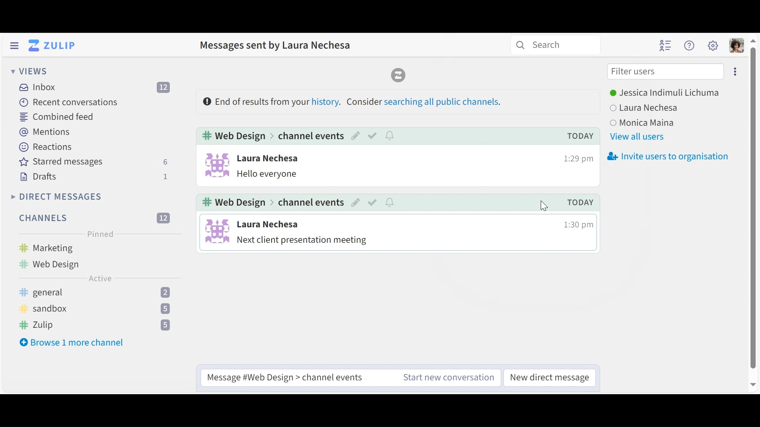 This screenshot has width=760, height=427. What do you see at coordinates (581, 137) in the screenshot?
I see `today` at bounding box center [581, 137].